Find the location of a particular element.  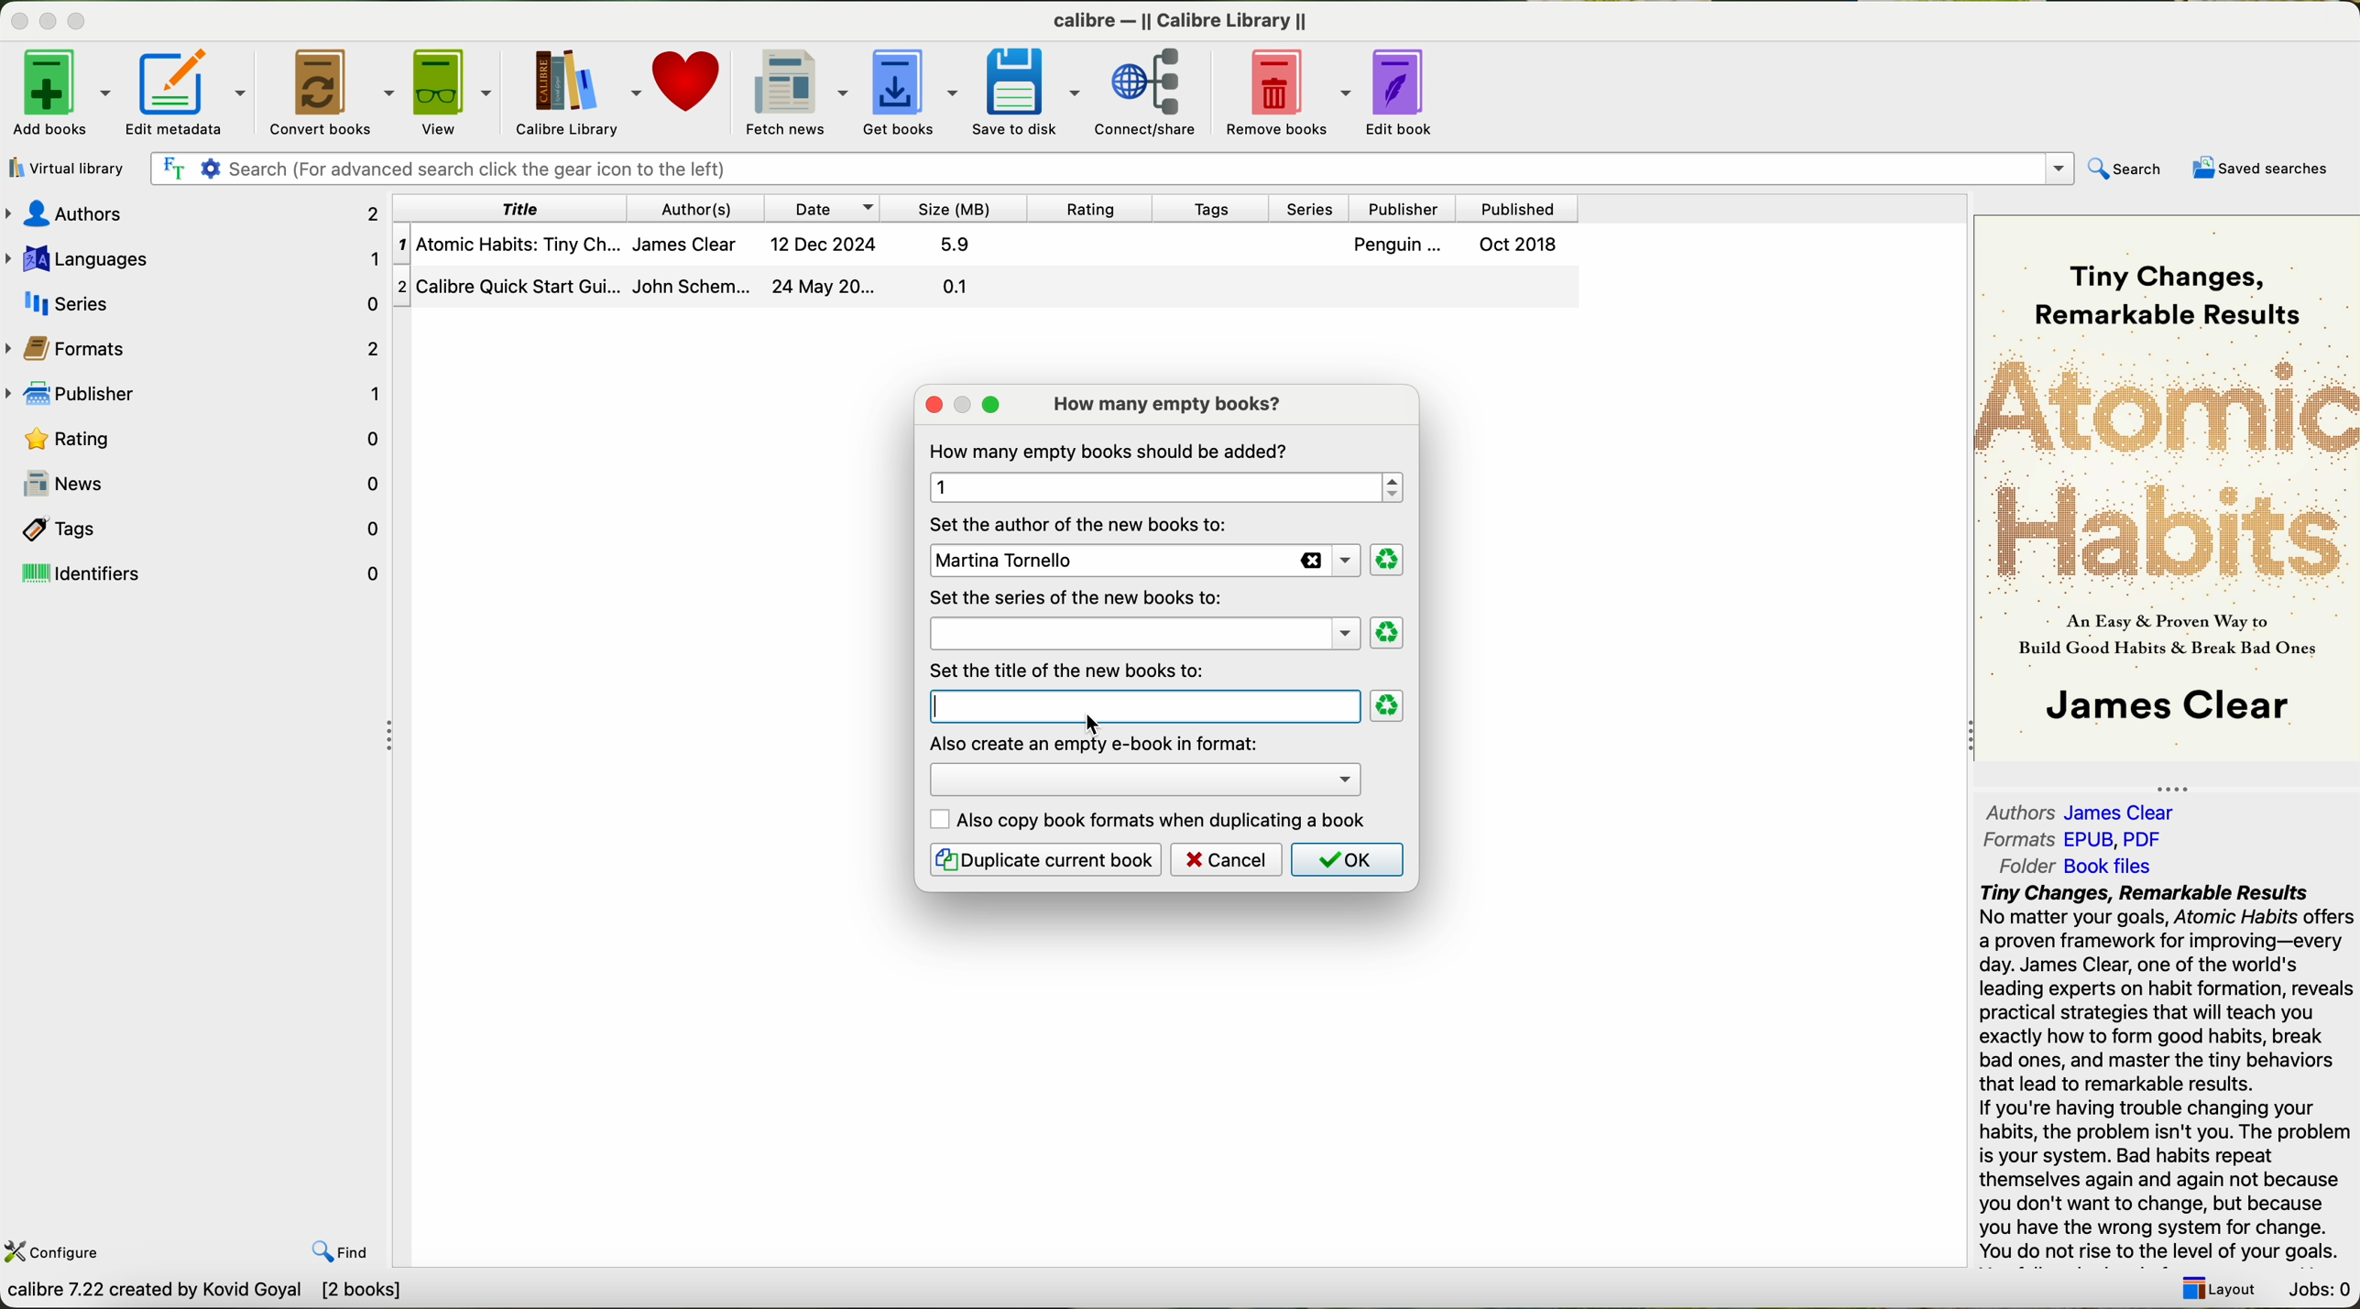

languages is located at coordinates (195, 256).